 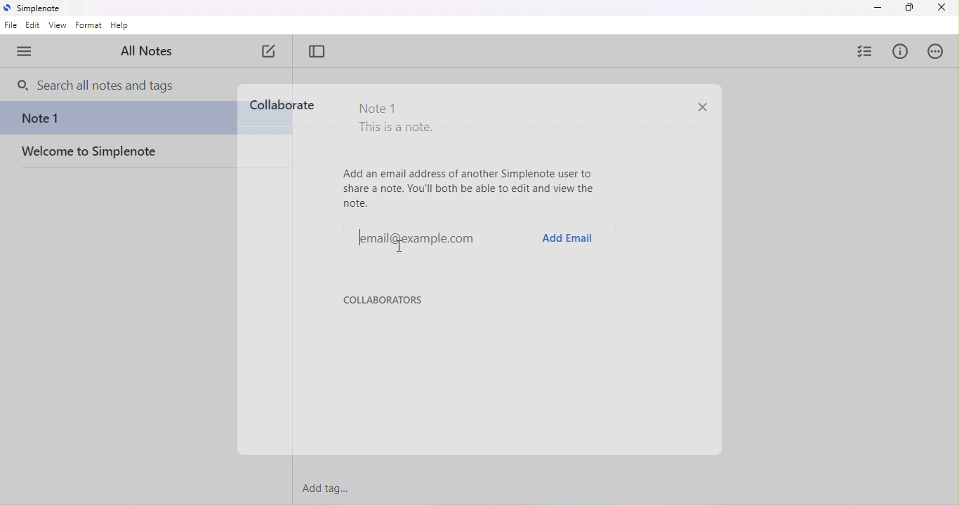 I want to click on search bar, so click(x=104, y=86).